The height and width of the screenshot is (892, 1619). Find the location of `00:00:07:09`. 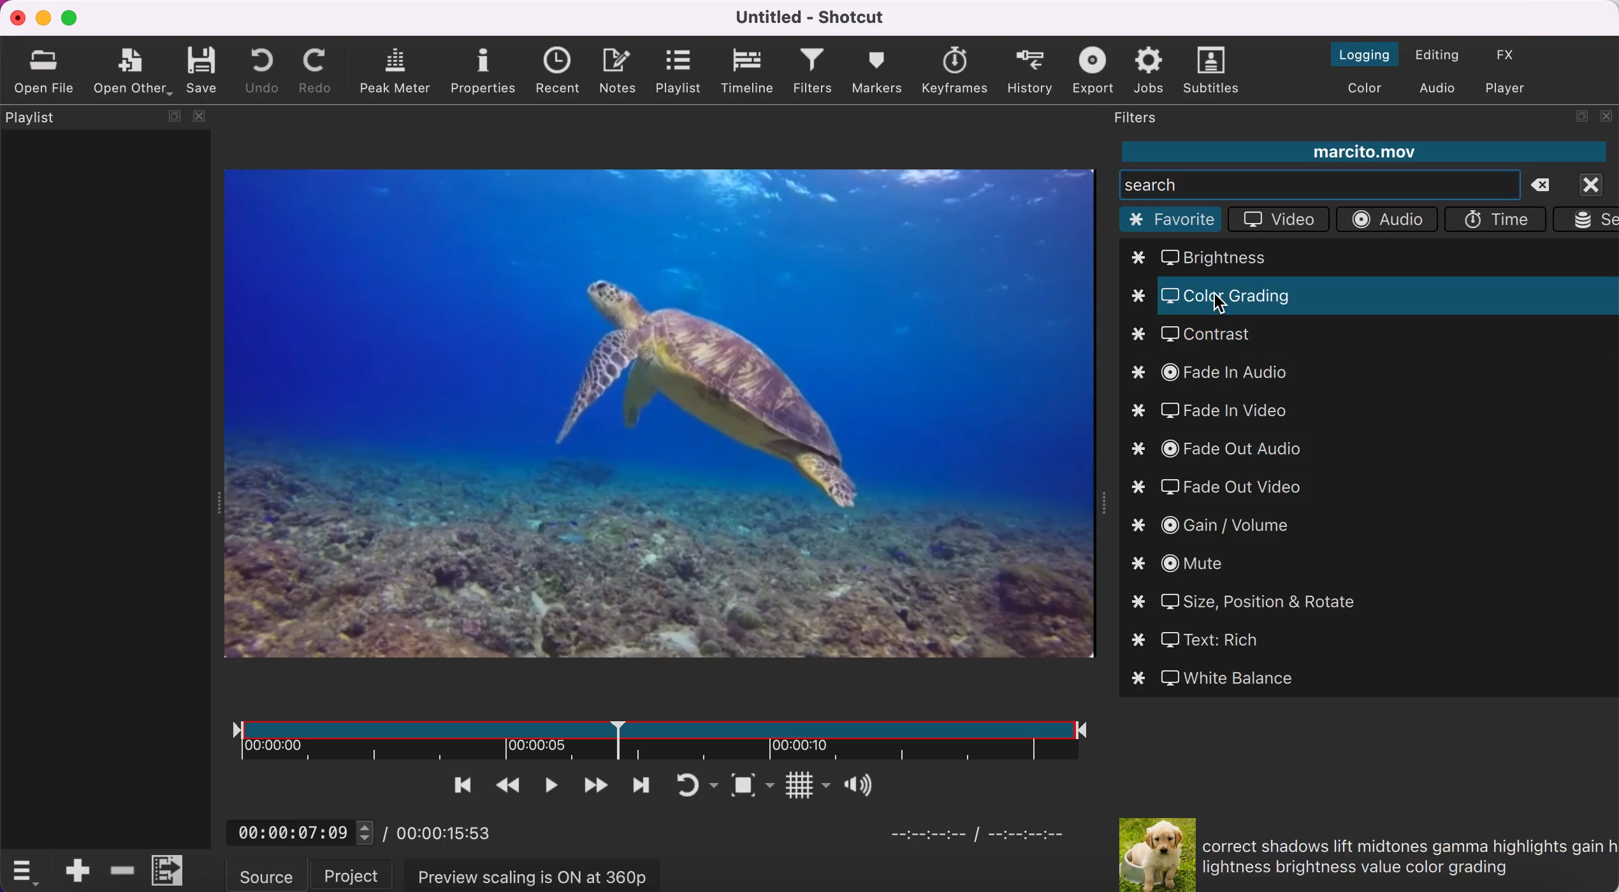

00:00:07:09 is located at coordinates (300, 828).